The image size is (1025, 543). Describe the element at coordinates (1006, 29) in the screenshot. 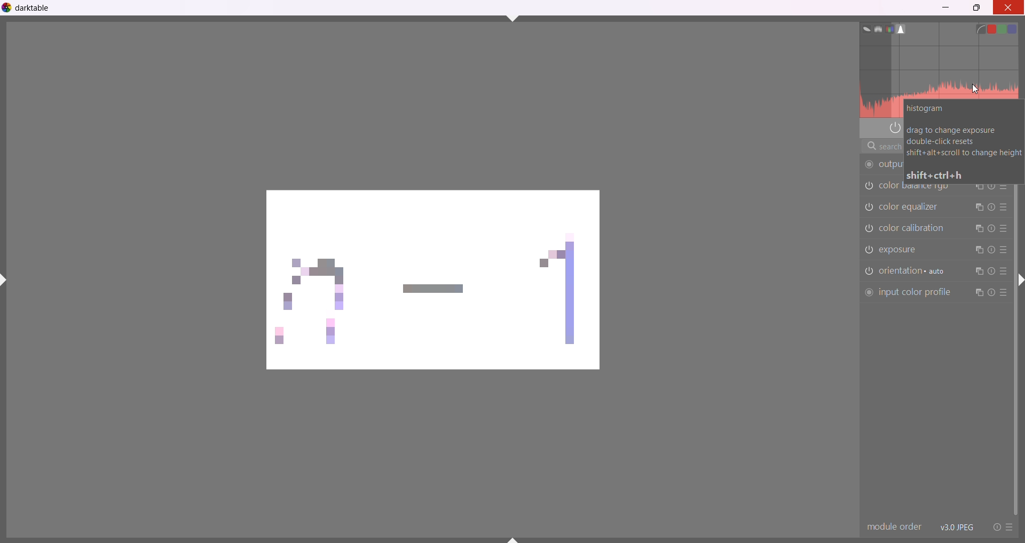

I see `green` at that location.